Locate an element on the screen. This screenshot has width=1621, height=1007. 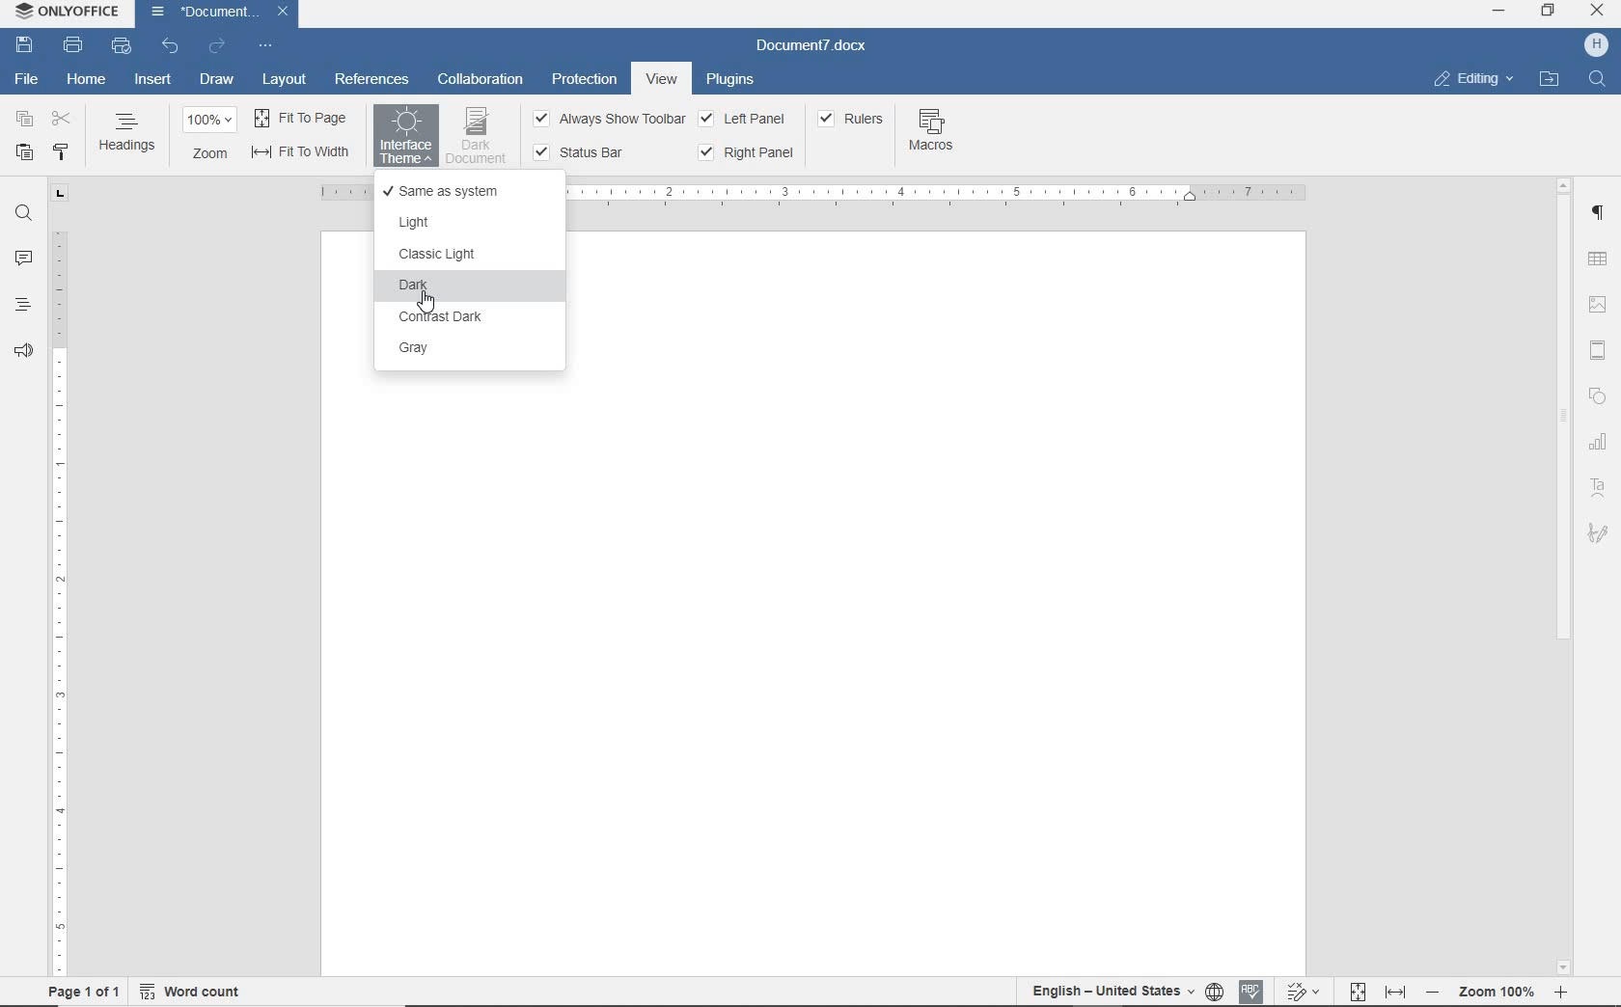
PRINT is located at coordinates (72, 43).